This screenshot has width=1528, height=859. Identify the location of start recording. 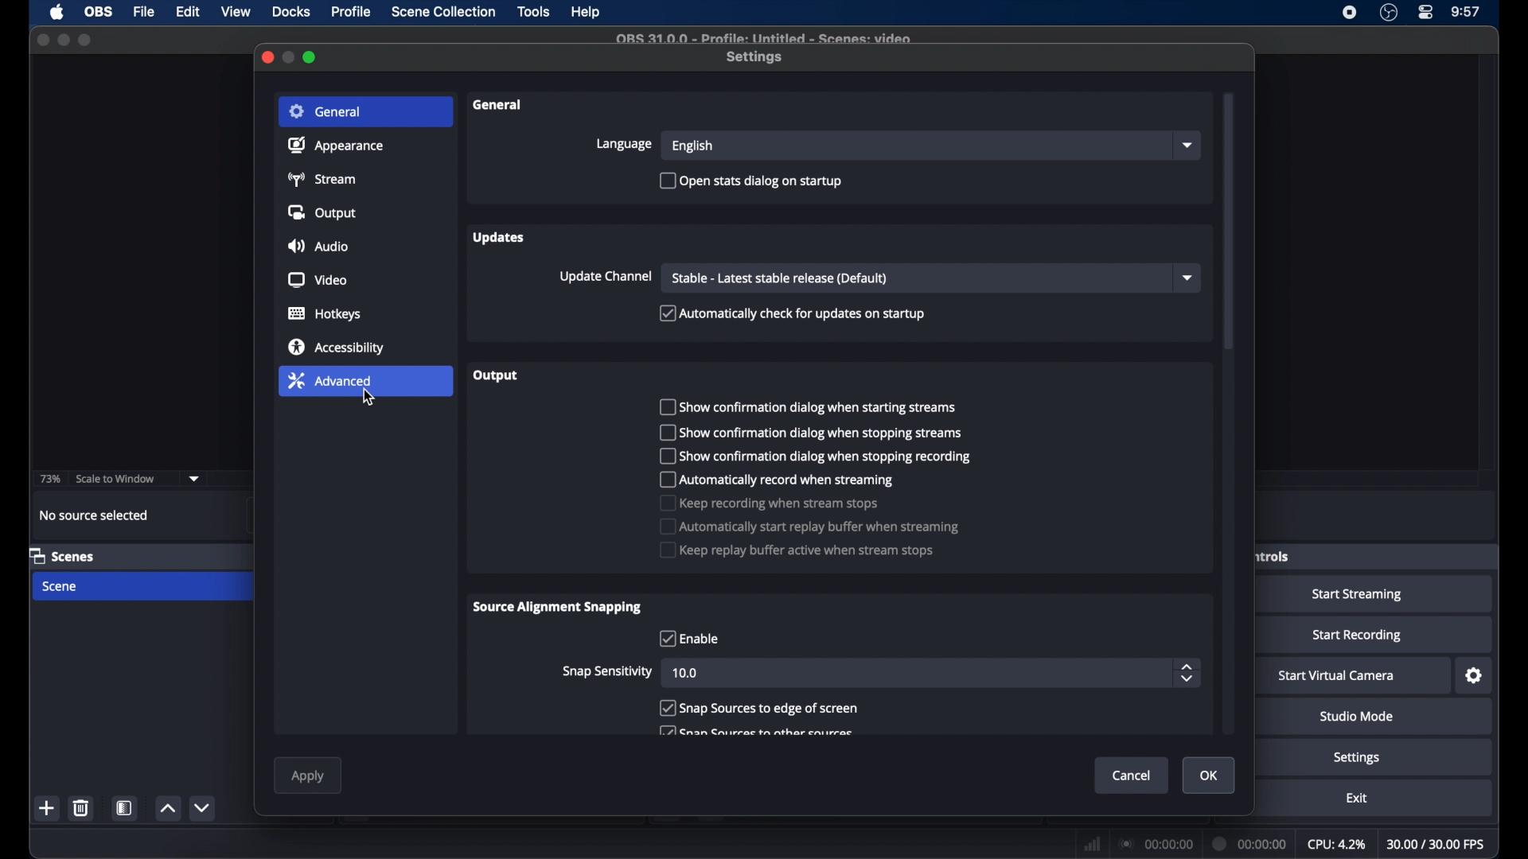
(1358, 636).